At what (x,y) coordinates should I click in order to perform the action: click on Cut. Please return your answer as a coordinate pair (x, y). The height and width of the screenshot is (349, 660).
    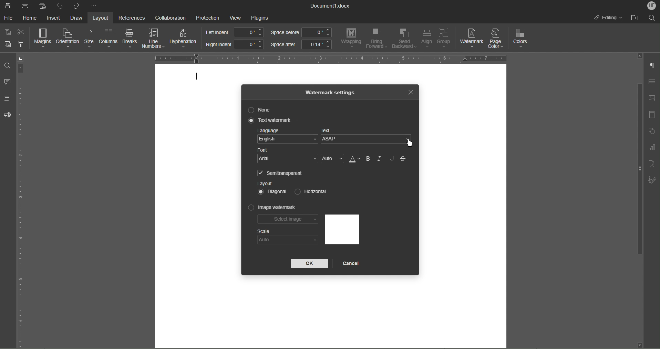
    Looking at the image, I should click on (22, 32).